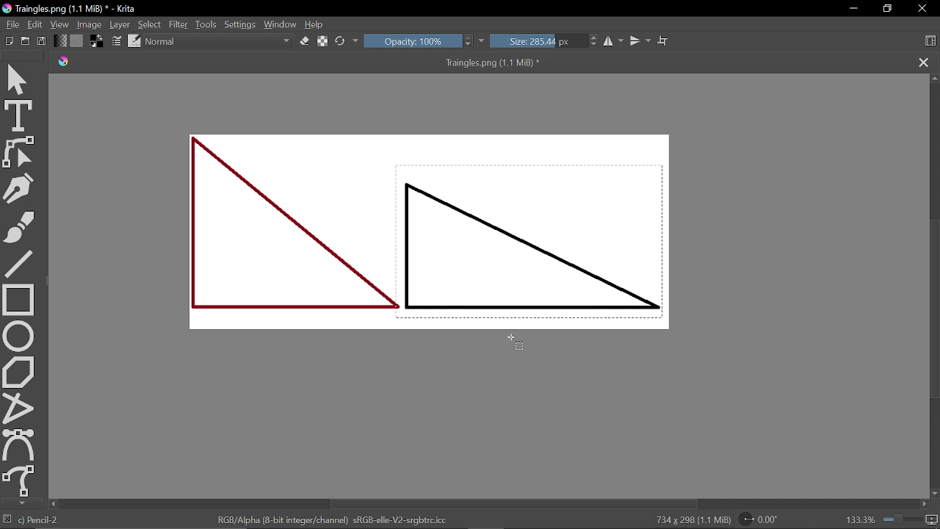 The image size is (940, 529). What do you see at coordinates (426, 233) in the screenshot?
I see `Two triangles` at bounding box center [426, 233].